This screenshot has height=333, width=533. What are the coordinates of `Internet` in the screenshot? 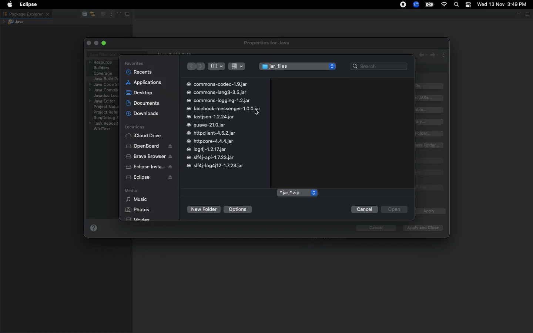 It's located at (445, 5).